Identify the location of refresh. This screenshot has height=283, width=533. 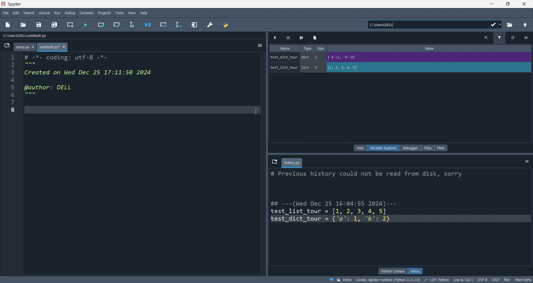
(511, 38).